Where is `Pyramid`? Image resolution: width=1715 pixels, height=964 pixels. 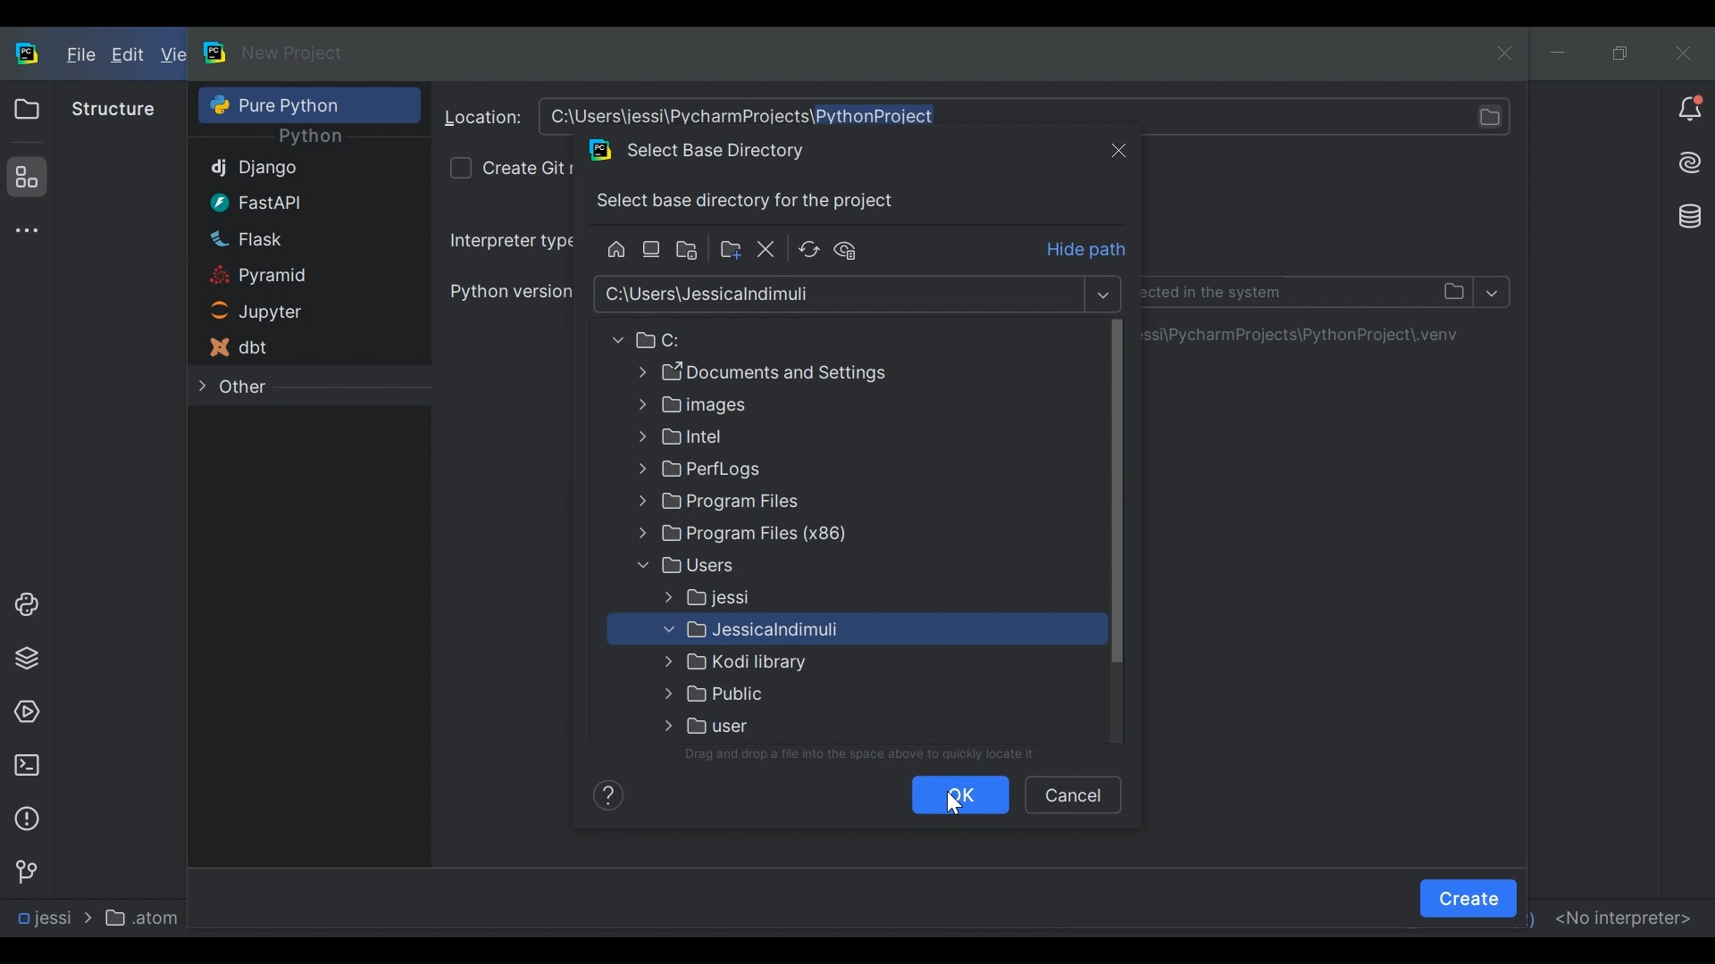
Pyramid is located at coordinates (284, 277).